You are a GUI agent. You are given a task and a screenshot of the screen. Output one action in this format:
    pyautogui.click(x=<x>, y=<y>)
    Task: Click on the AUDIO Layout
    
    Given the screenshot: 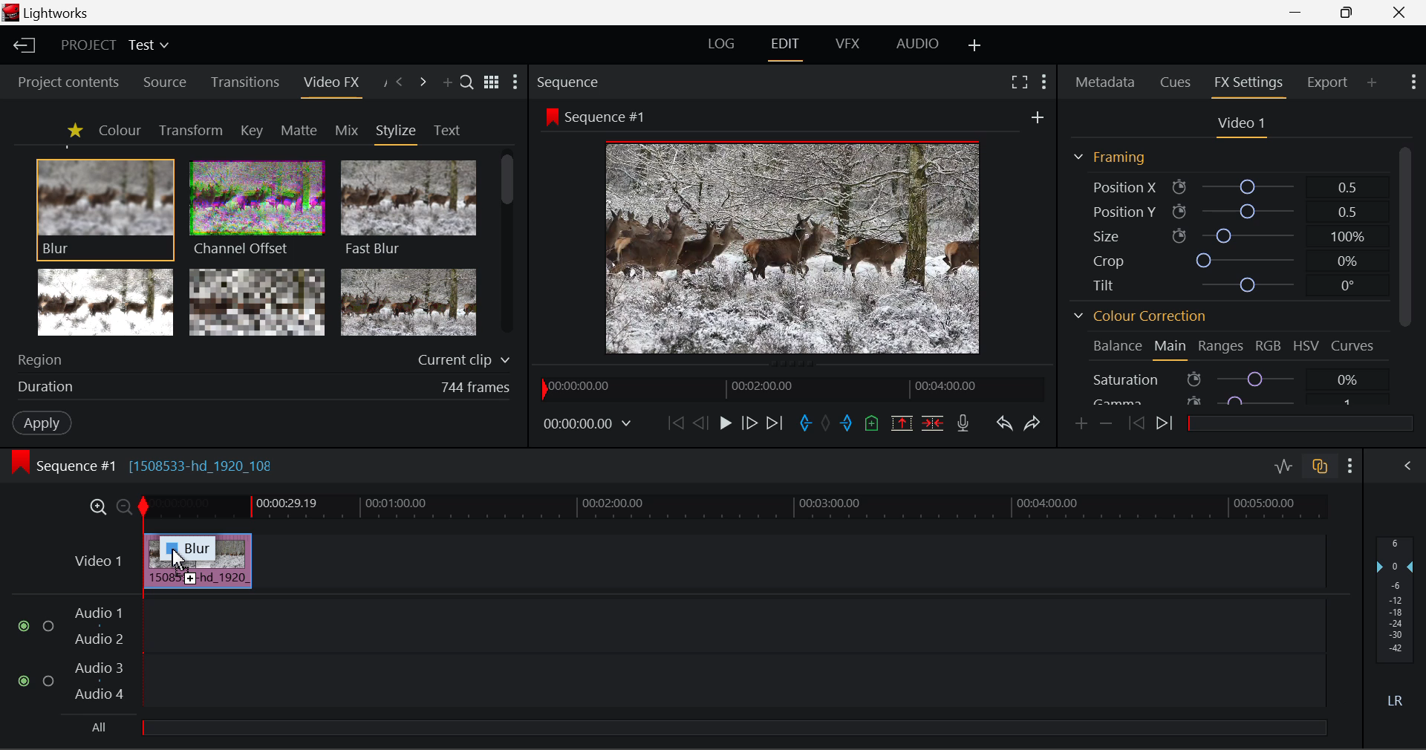 What is the action you would take?
    pyautogui.click(x=917, y=45)
    